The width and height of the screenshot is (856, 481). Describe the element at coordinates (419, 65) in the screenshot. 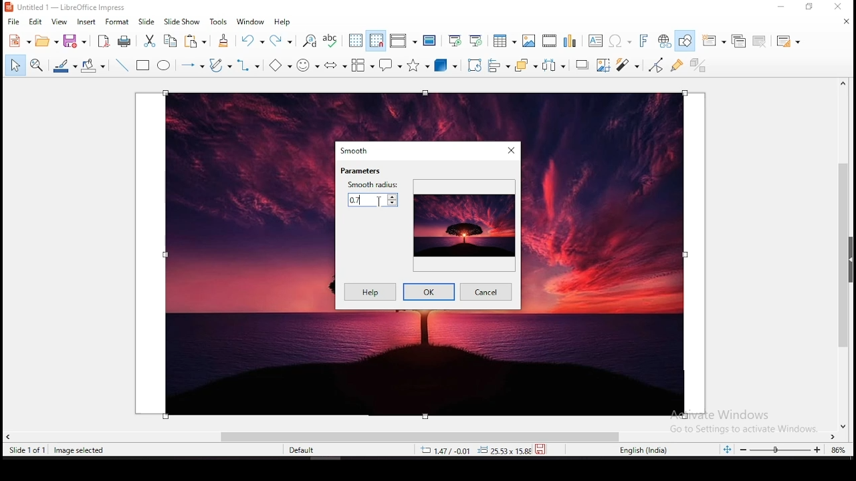

I see `stars and banners` at that location.